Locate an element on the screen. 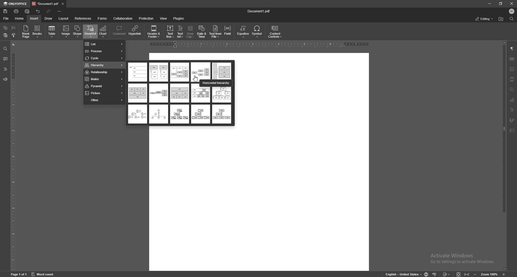 This screenshot has height=277, width=517. hierarchy is located at coordinates (223, 94).